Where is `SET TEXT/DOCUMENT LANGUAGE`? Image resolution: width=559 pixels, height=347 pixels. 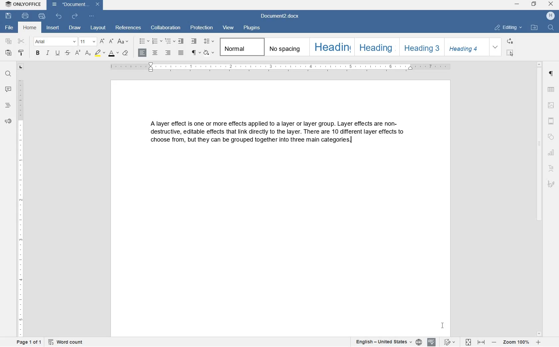
SET TEXT/DOCUMENT LANGUAGE is located at coordinates (387, 342).